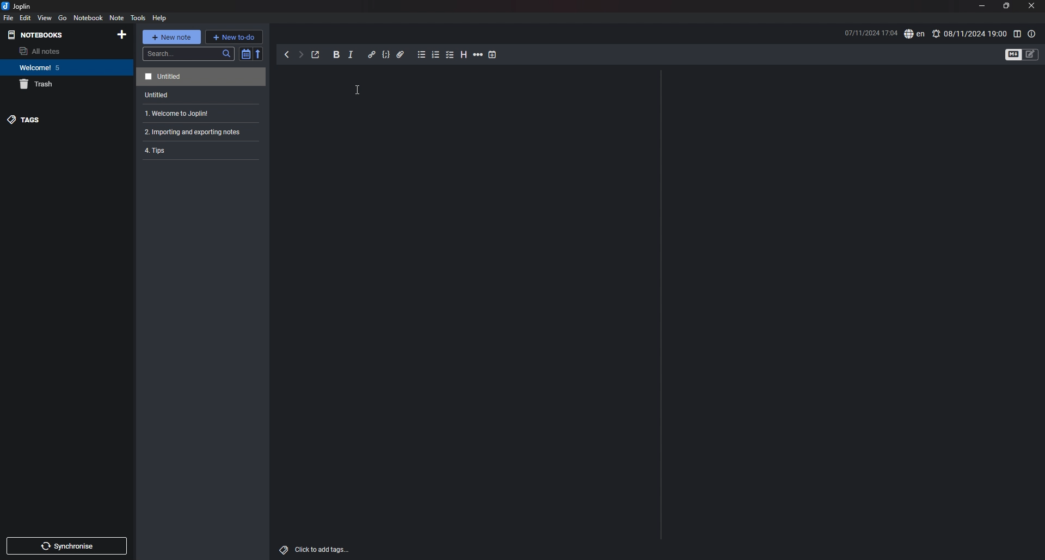  Describe the element at coordinates (937, 33) in the screenshot. I see `notification` at that location.